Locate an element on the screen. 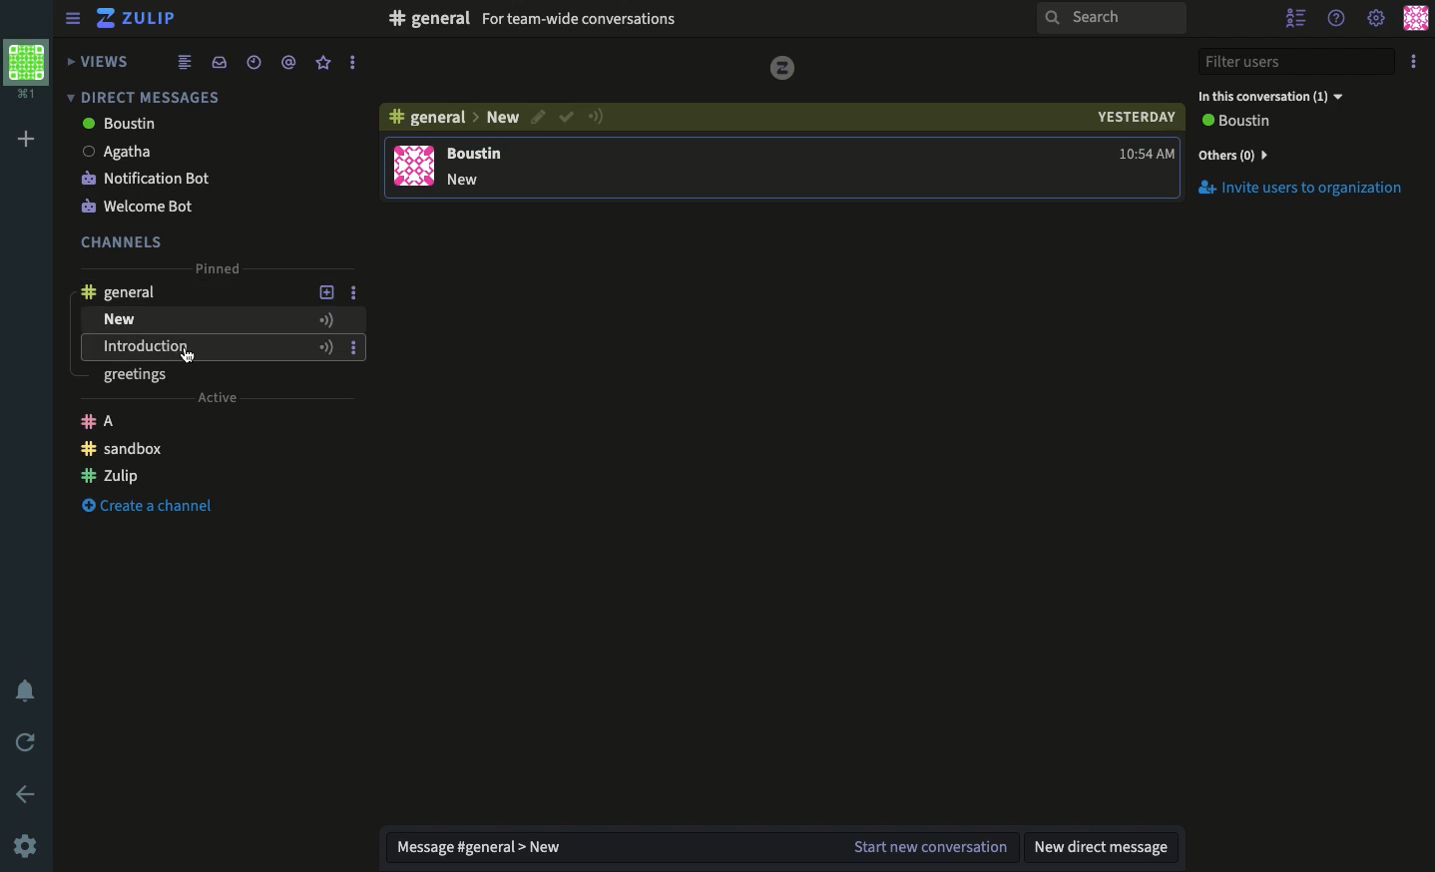 Image resolution: width=1435 pixels, height=872 pixels. Add a topic is located at coordinates (326, 292).